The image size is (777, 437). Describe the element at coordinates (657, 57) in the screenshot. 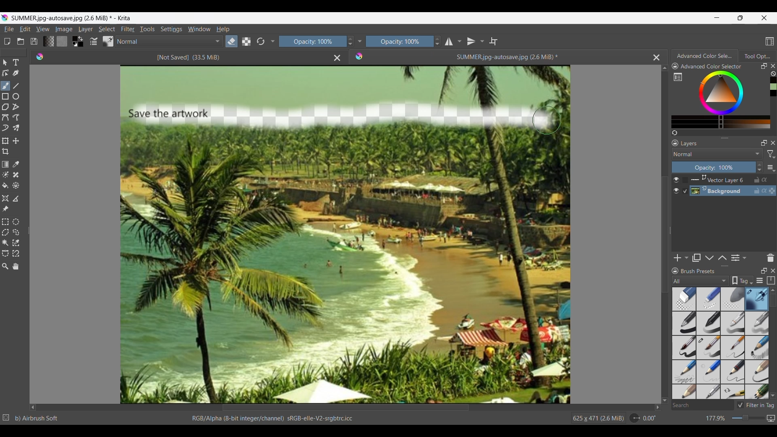

I see `Close current file` at that location.